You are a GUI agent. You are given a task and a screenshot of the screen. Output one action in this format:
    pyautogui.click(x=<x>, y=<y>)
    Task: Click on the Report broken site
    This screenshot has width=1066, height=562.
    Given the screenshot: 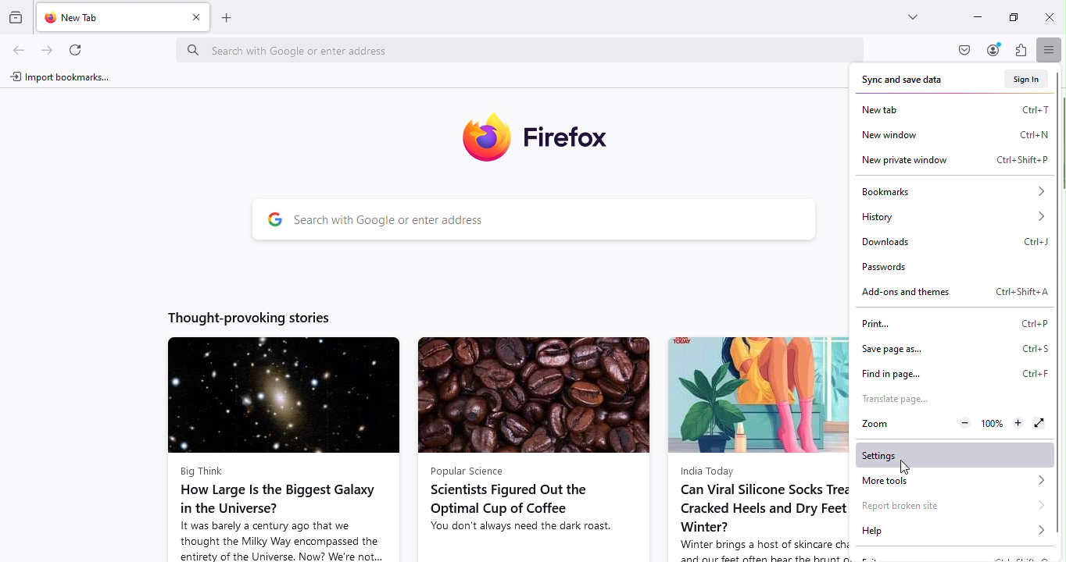 What is the action you would take?
    pyautogui.click(x=954, y=503)
    